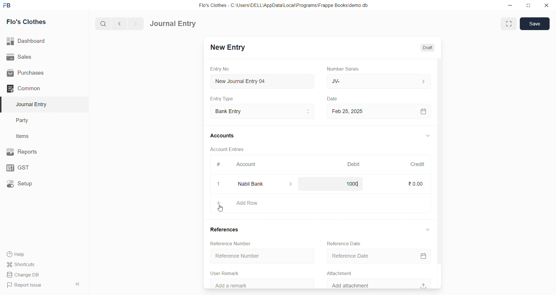  Describe the element at coordinates (40, 137) in the screenshot. I see `Items` at that location.